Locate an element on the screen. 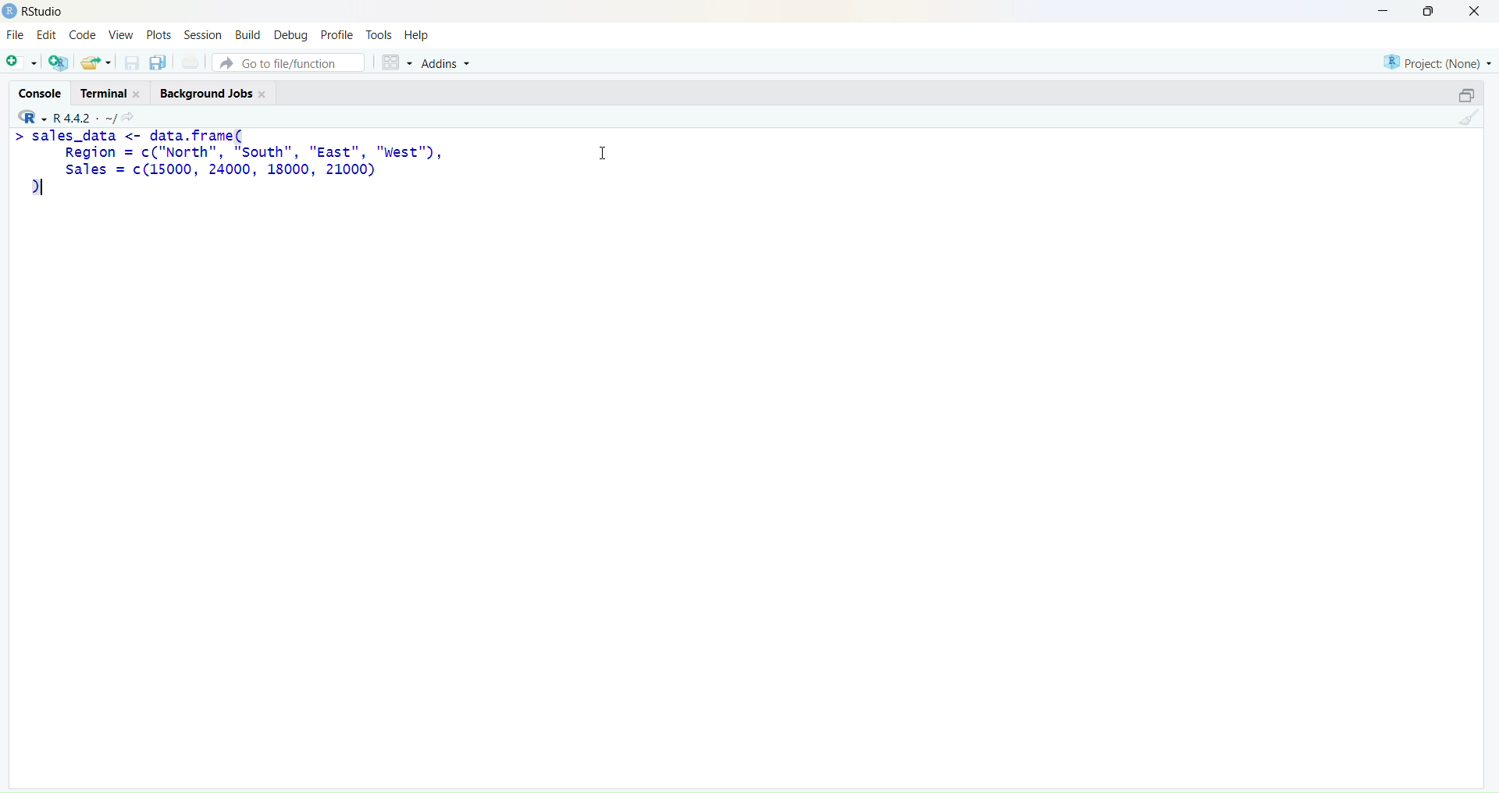 Image resolution: width=1499 pixels, height=793 pixels. add script is located at coordinates (20, 63).